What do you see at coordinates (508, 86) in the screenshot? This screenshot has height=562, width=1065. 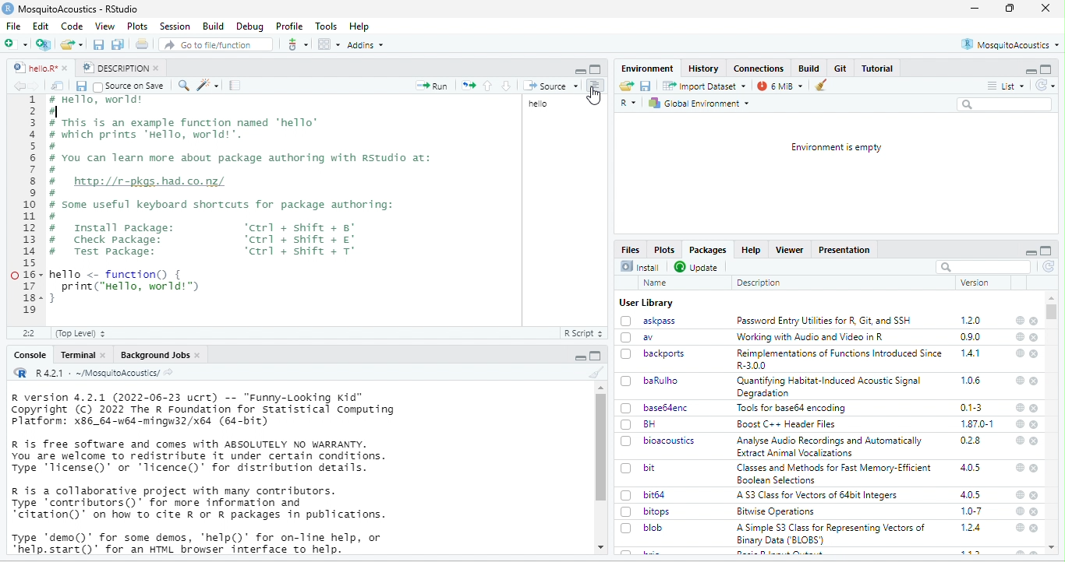 I see `go to next section` at bounding box center [508, 86].